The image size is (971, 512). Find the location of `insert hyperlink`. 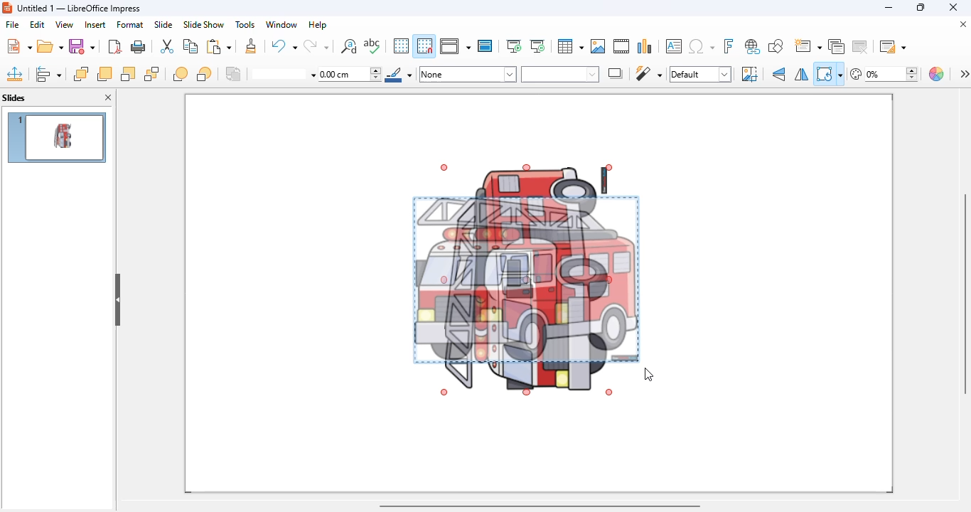

insert hyperlink is located at coordinates (753, 46).